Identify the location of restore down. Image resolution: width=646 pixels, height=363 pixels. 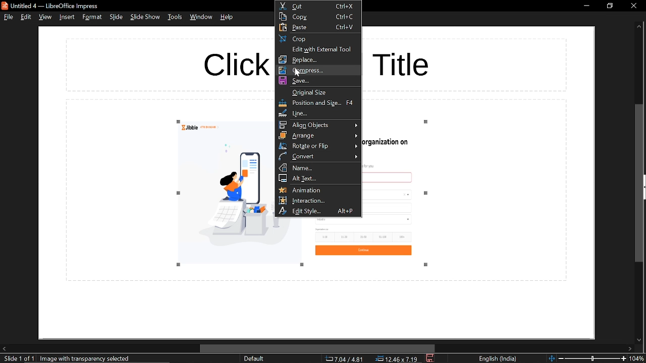
(611, 6).